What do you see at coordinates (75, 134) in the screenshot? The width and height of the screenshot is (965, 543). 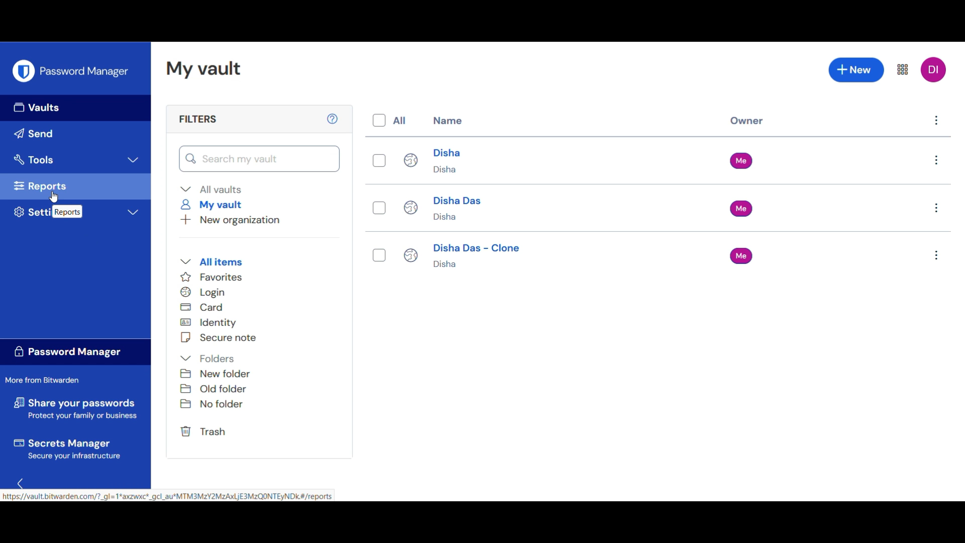 I see `Send` at bounding box center [75, 134].